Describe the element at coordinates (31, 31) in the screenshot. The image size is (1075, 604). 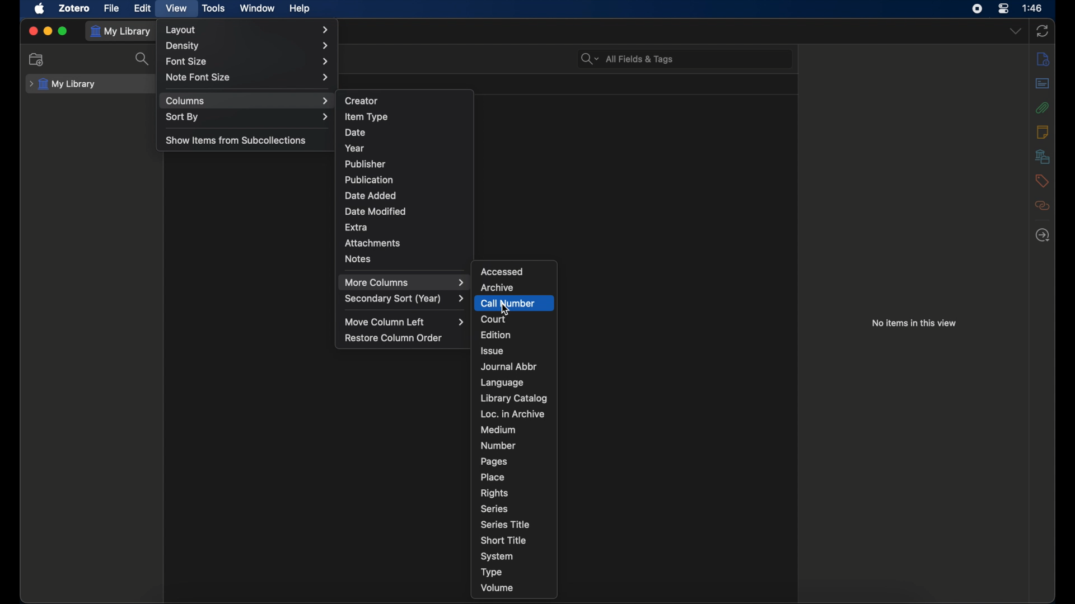
I see `close` at that location.